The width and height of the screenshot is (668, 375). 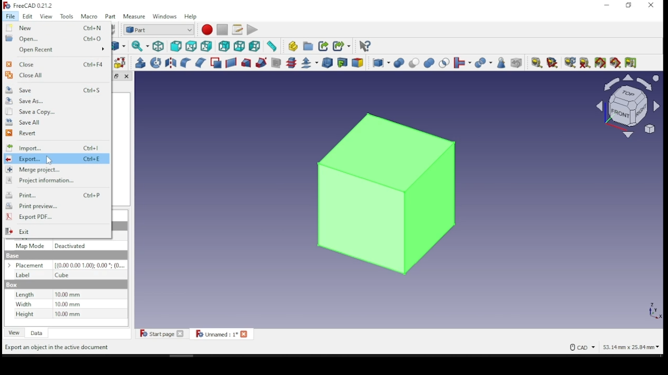 I want to click on create part, so click(x=292, y=46).